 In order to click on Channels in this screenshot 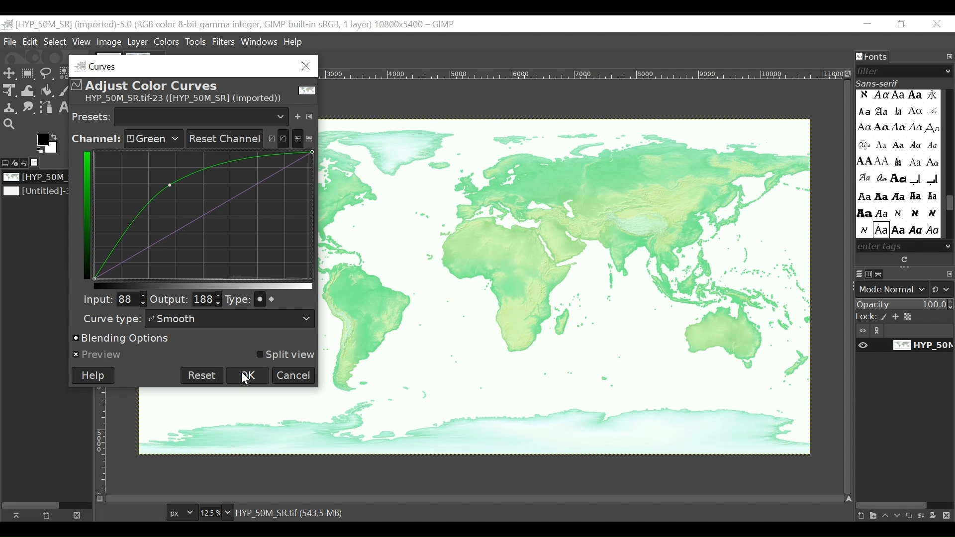, I will do `click(871, 274)`.